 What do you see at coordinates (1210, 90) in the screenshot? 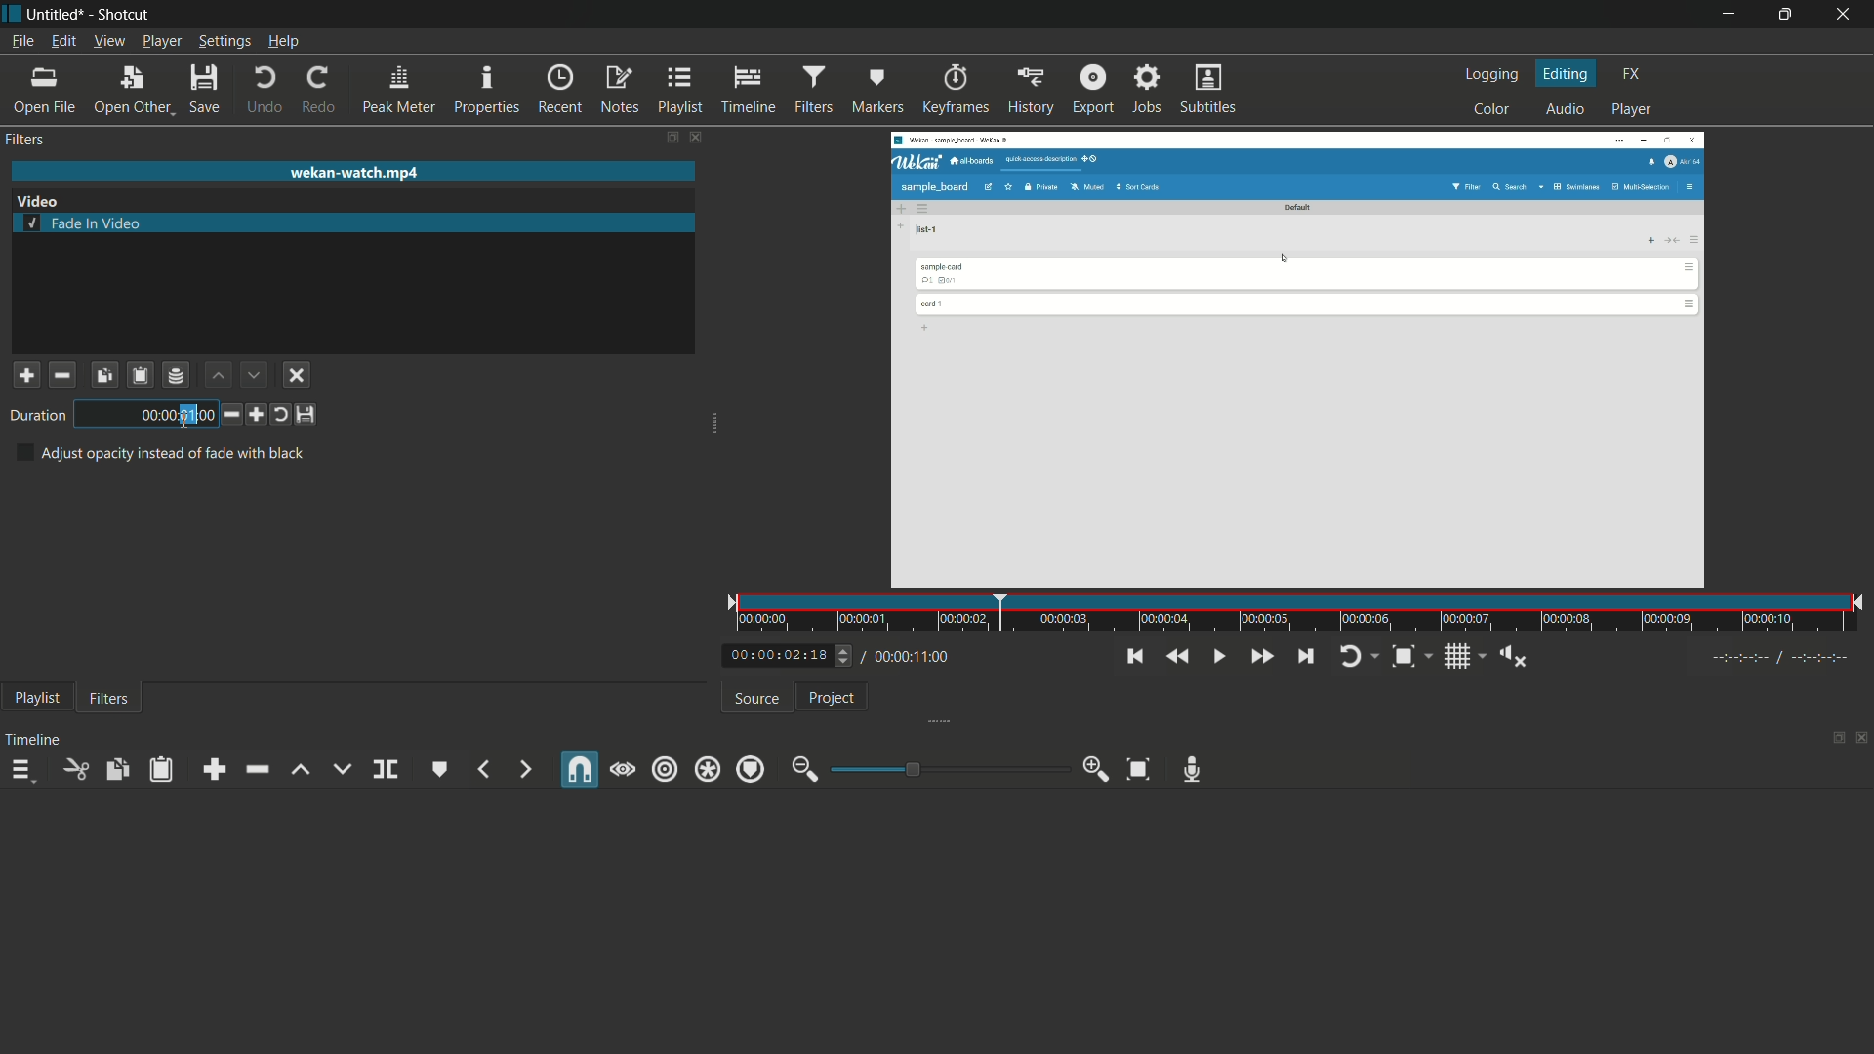
I see `subtitles` at bounding box center [1210, 90].